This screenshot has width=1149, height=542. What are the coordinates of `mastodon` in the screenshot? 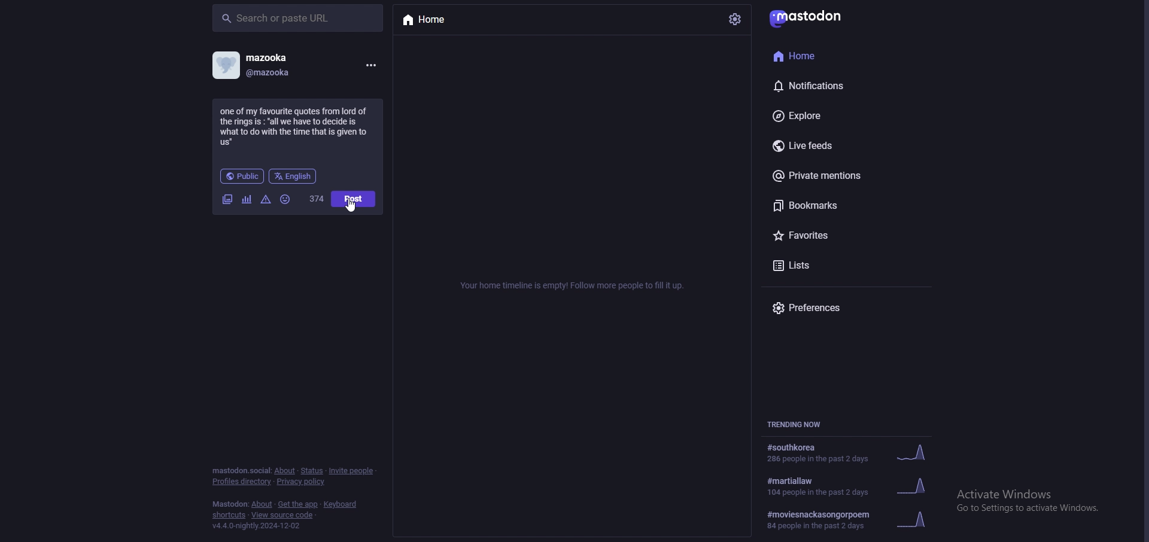 It's located at (230, 504).